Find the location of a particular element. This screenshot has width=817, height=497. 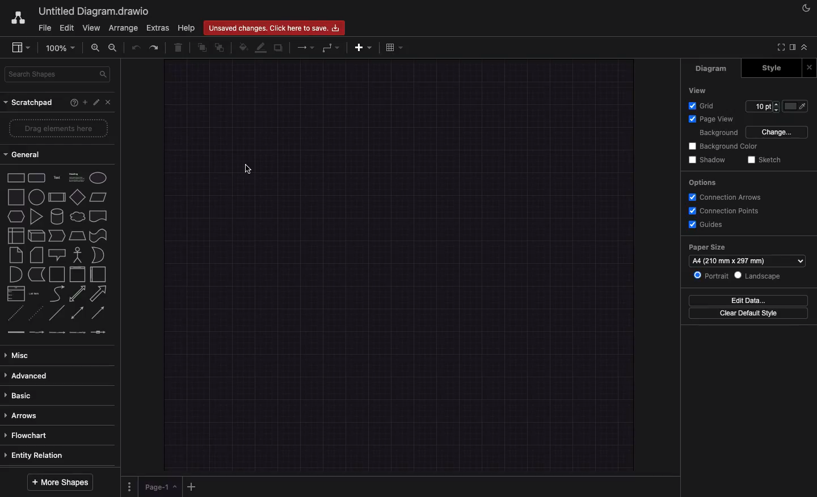

Guides is located at coordinates (706, 225).